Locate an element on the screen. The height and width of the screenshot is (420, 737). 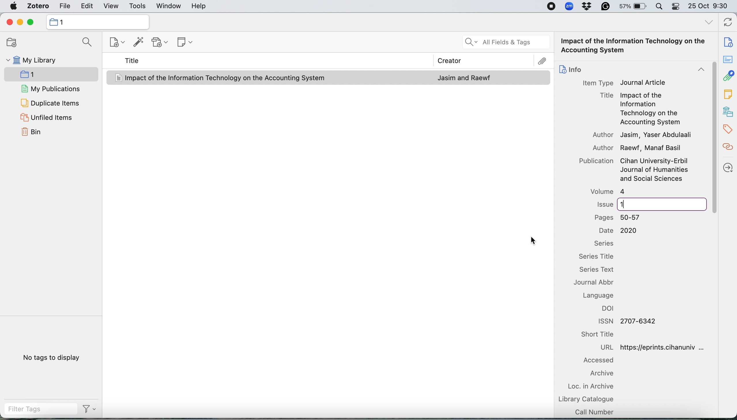
issue is located at coordinates (618, 203).